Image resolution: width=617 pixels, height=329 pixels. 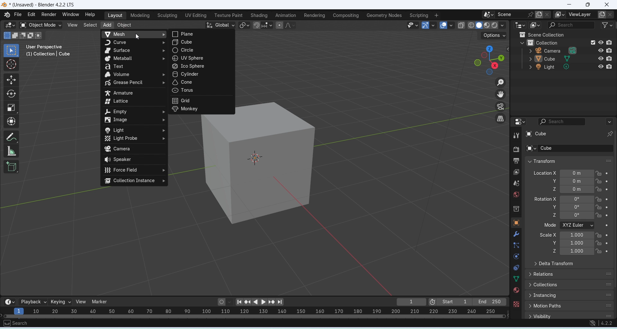 I want to click on Output, so click(x=515, y=161).